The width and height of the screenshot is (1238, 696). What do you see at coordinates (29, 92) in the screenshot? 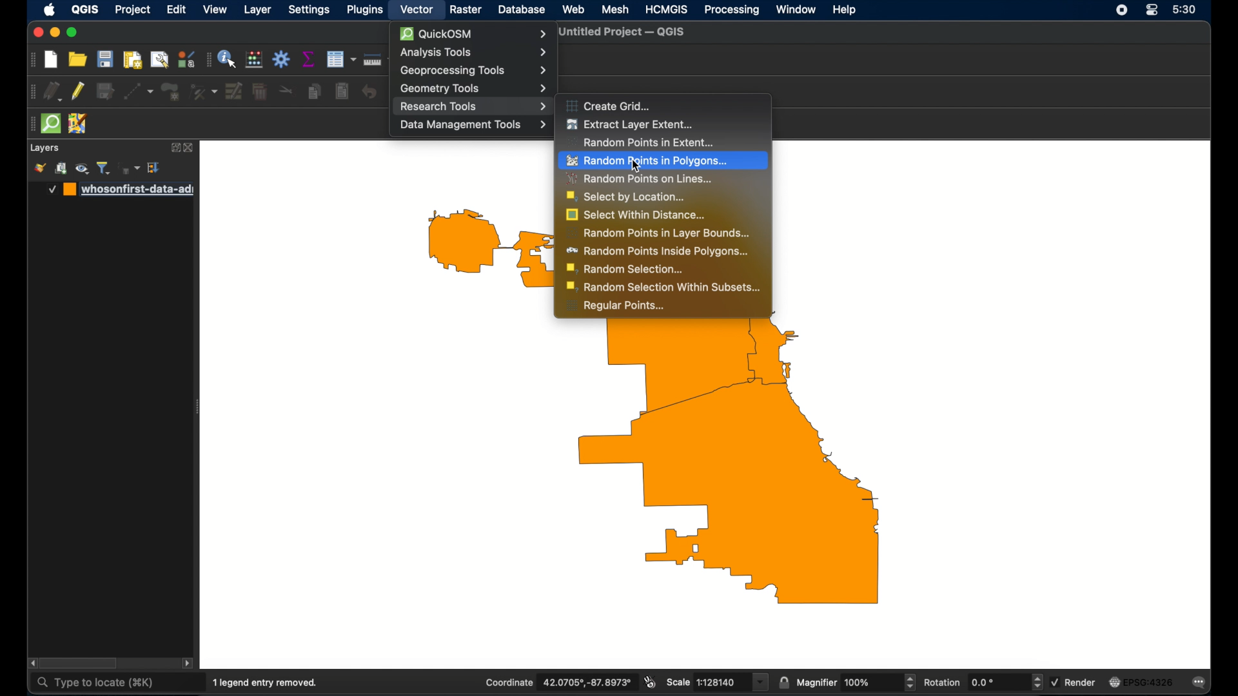
I see `drag handle` at bounding box center [29, 92].